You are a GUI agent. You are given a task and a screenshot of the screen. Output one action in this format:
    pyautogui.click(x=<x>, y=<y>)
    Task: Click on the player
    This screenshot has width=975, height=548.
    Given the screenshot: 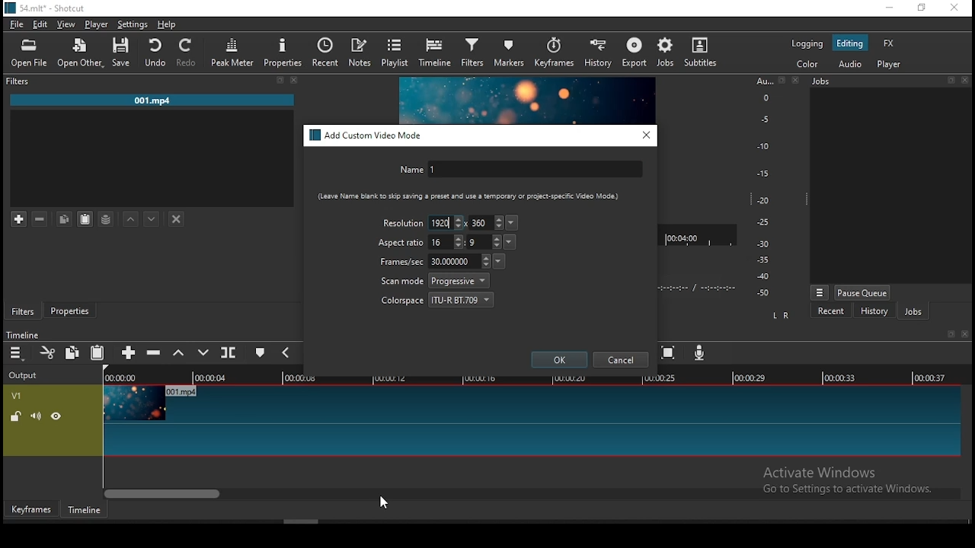 What is the action you would take?
    pyautogui.click(x=891, y=65)
    